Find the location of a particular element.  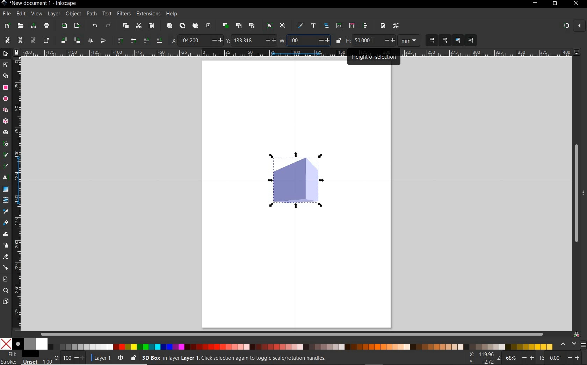

increase/decrease is located at coordinates (574, 358).